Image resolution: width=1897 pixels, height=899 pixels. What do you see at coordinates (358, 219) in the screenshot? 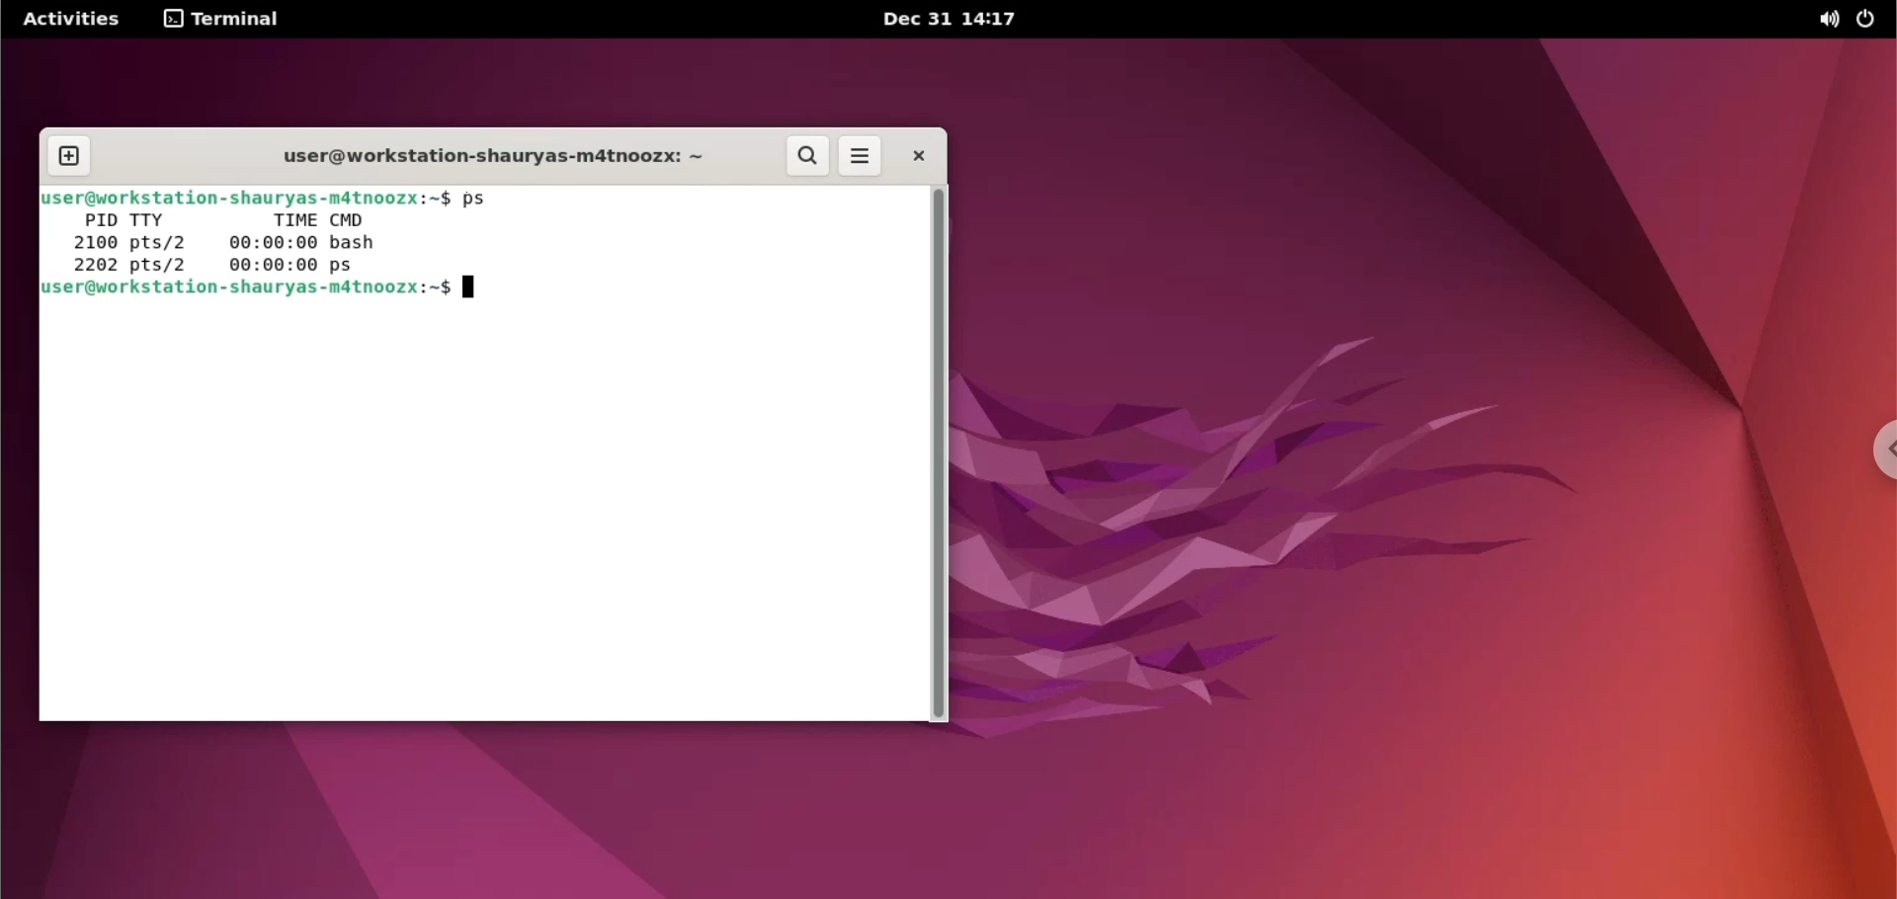
I see `CMD ` at bounding box center [358, 219].